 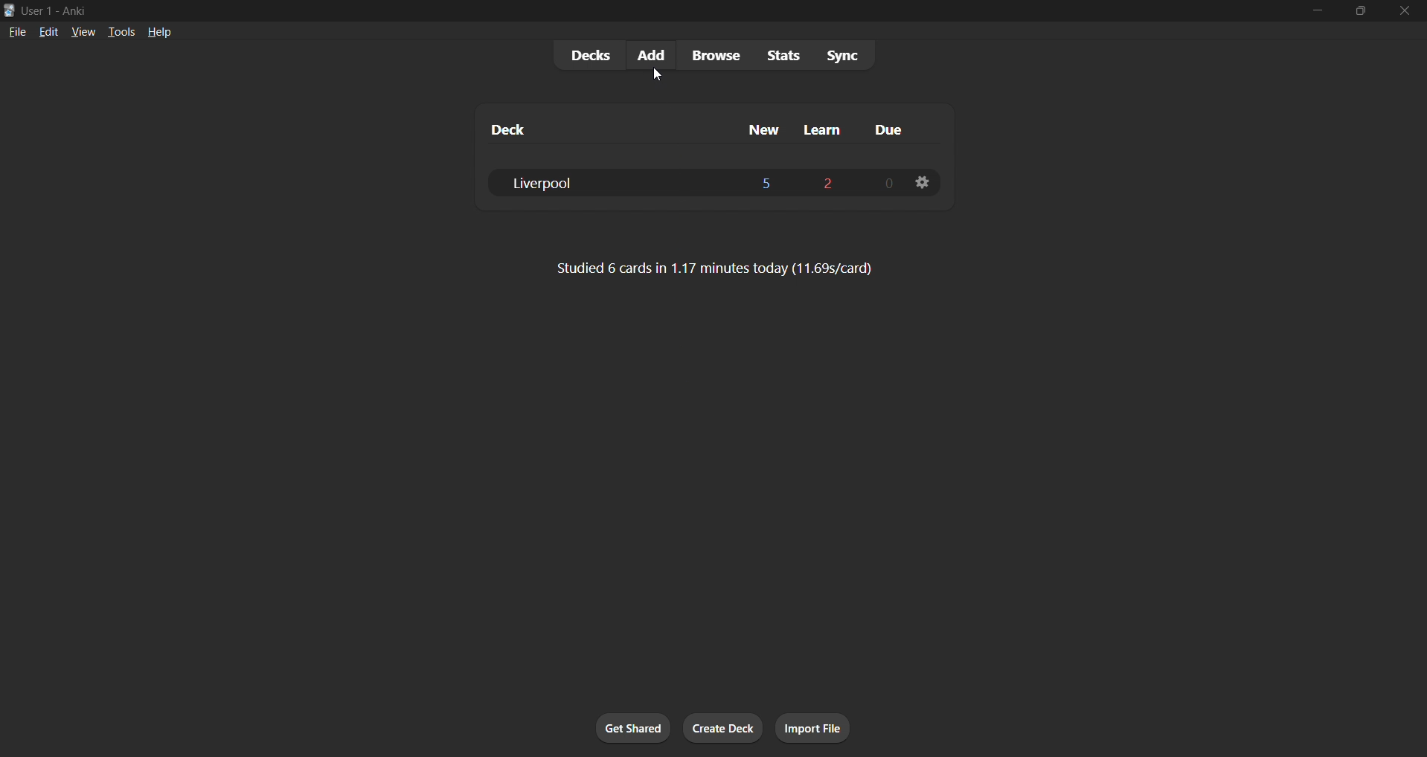 I want to click on card stats, so click(x=722, y=266).